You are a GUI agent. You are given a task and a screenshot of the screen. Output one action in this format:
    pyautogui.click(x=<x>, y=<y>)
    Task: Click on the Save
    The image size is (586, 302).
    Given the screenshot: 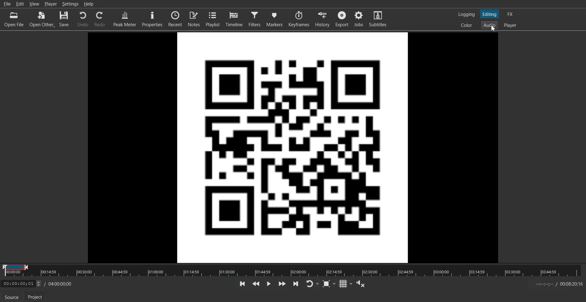 What is the action you would take?
    pyautogui.click(x=65, y=19)
    